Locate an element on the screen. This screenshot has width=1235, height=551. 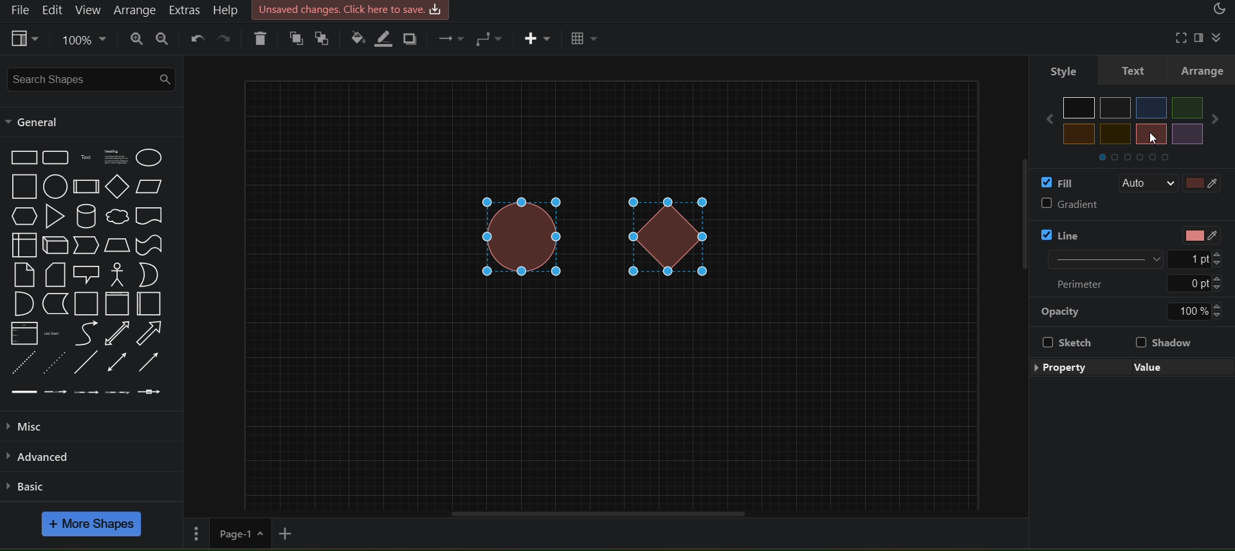
Parallelogram is located at coordinates (156, 187).